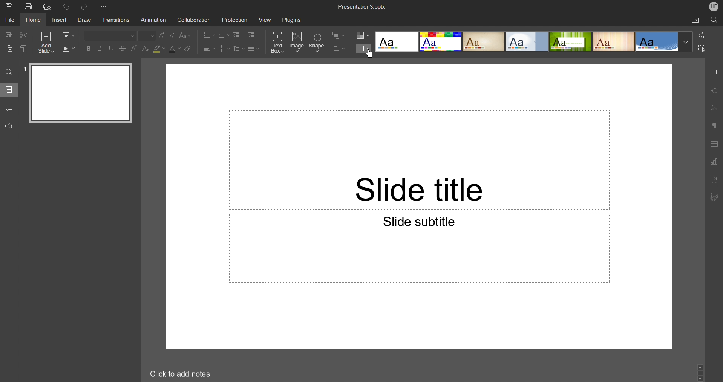 The image size is (723, 382). What do you see at coordinates (714, 107) in the screenshot?
I see `Image Settings` at bounding box center [714, 107].